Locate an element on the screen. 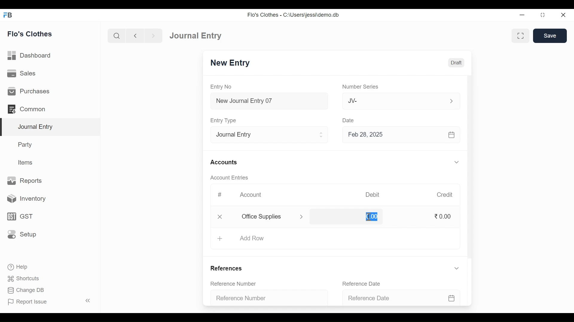  Feb 28, 2025 is located at coordinates (399, 136).